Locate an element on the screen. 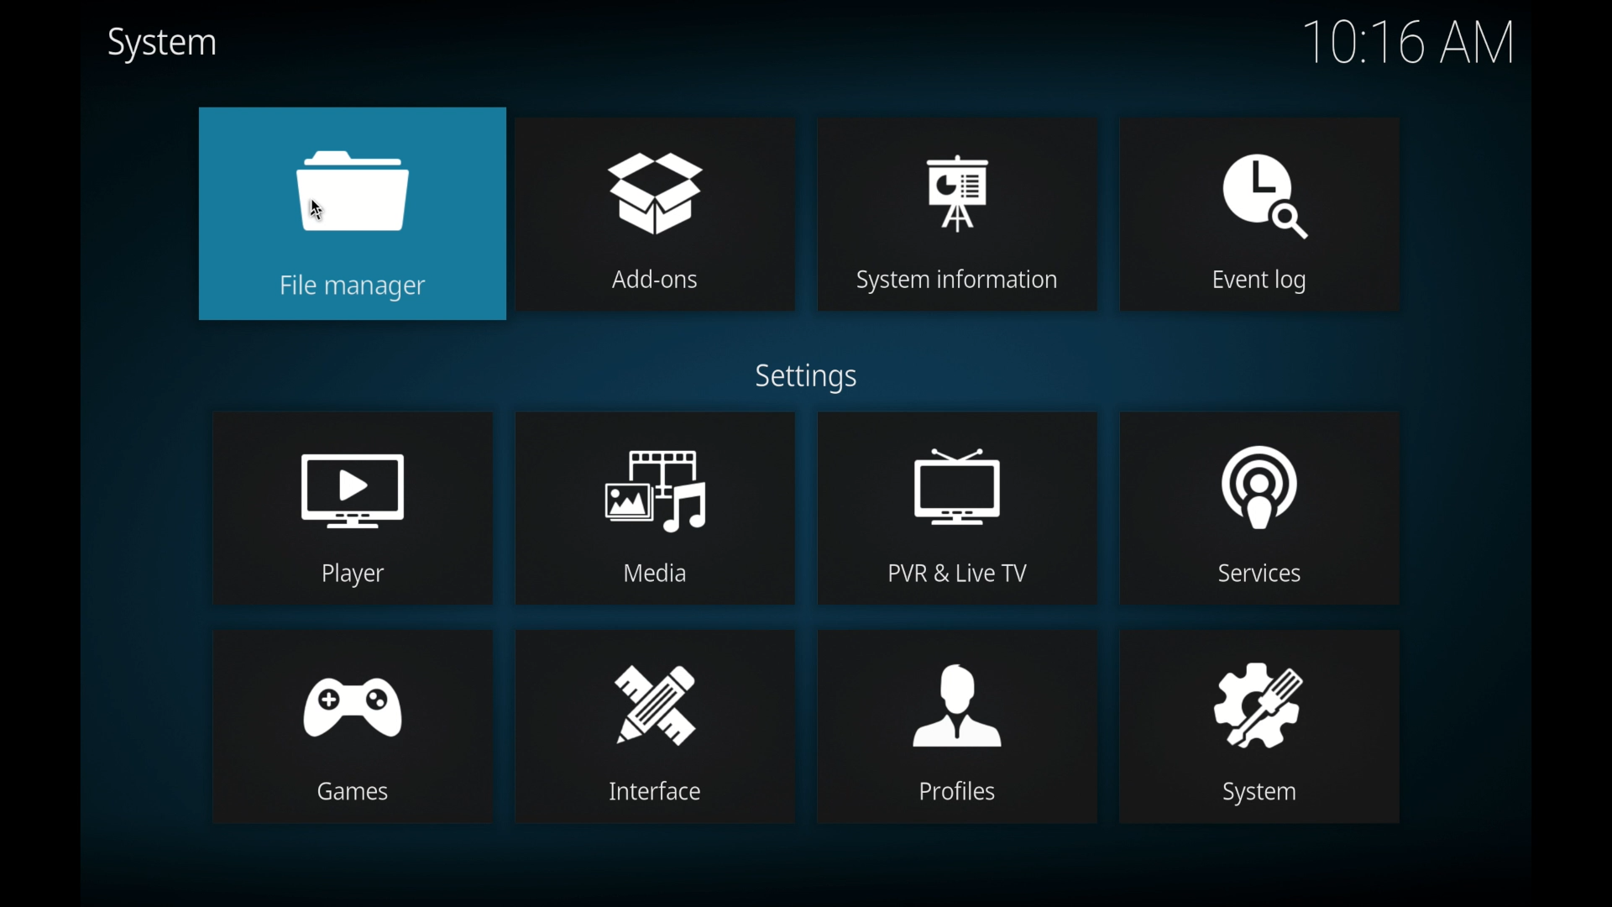 This screenshot has width=1612, height=907. add-ons is located at coordinates (657, 214).